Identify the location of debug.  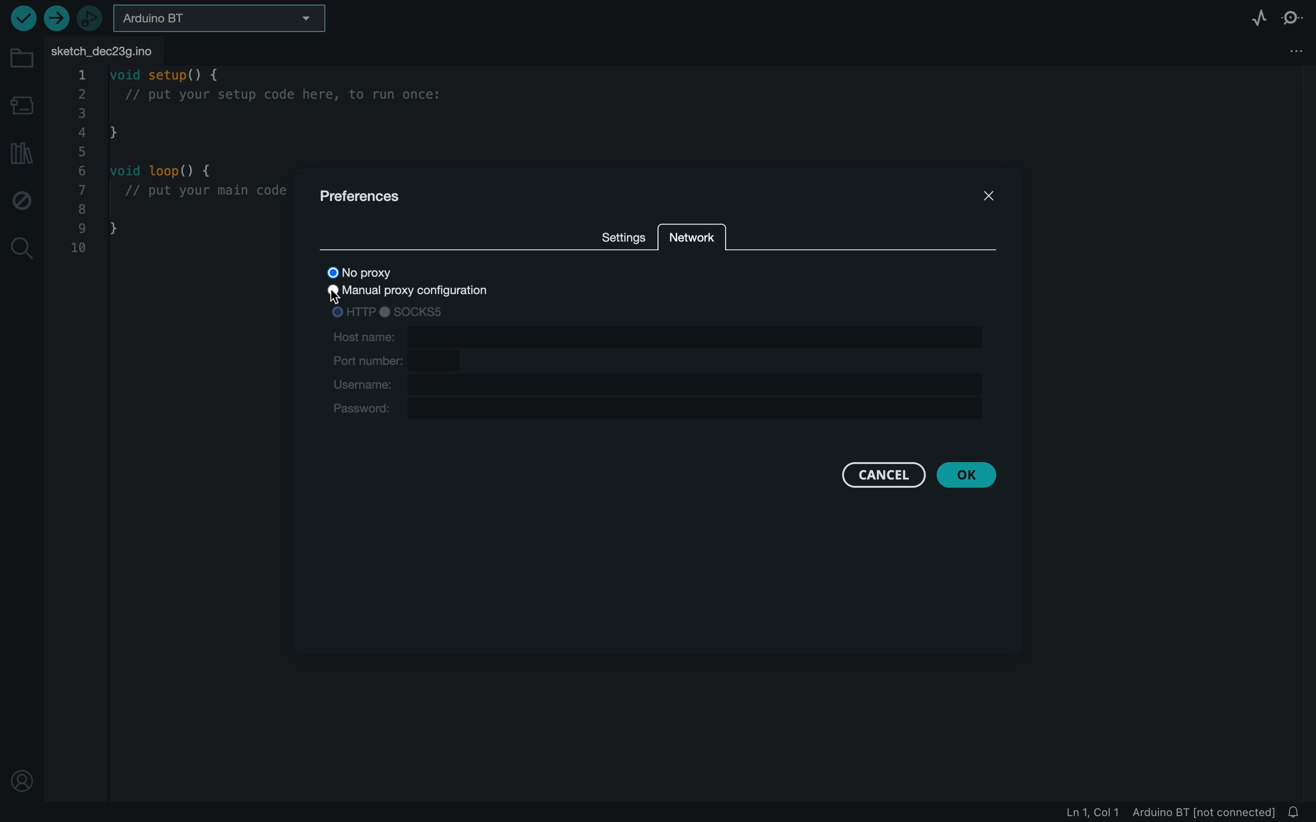
(22, 201).